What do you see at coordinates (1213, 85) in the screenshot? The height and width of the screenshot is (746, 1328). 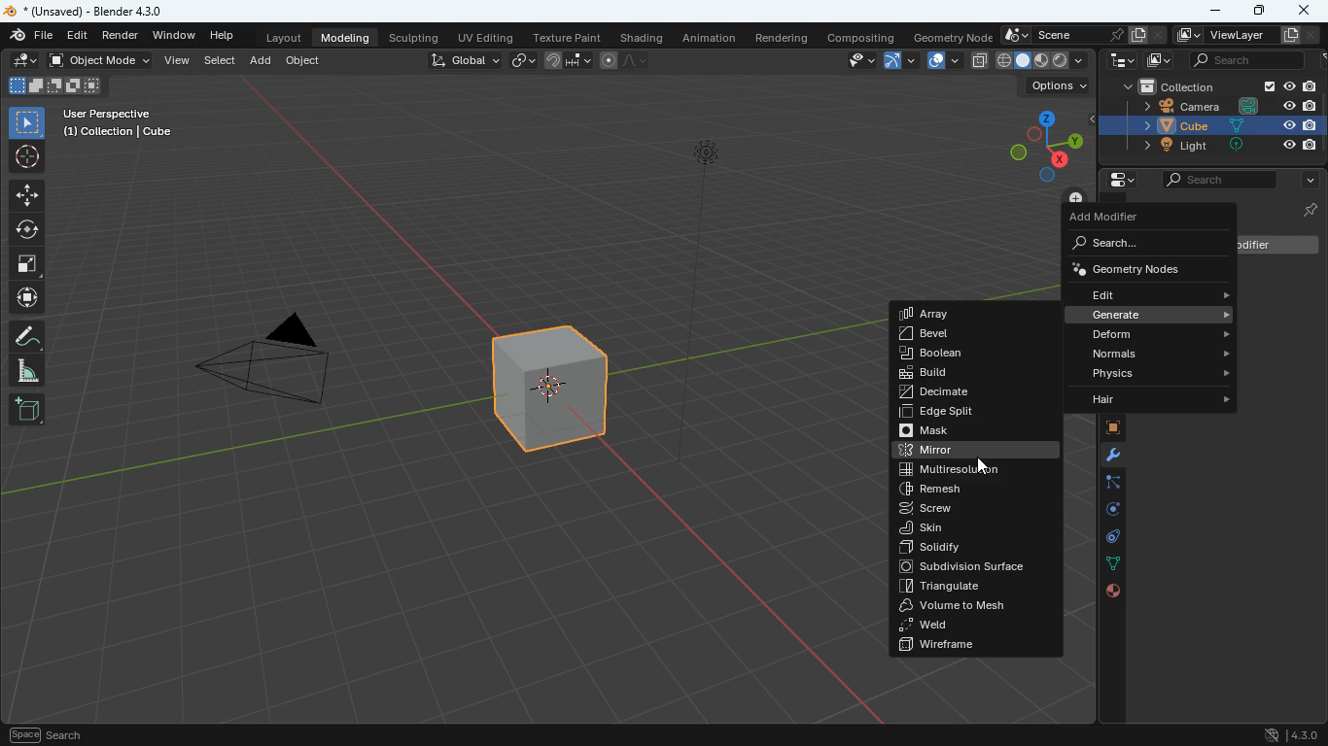 I see `collection` at bounding box center [1213, 85].